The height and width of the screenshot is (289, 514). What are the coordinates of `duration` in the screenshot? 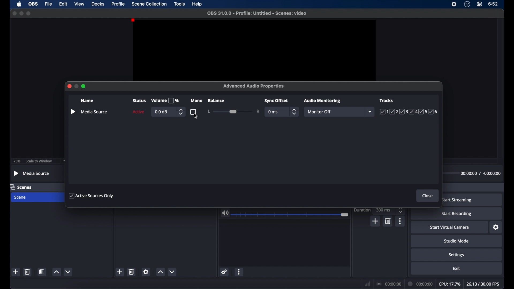 It's located at (362, 210).